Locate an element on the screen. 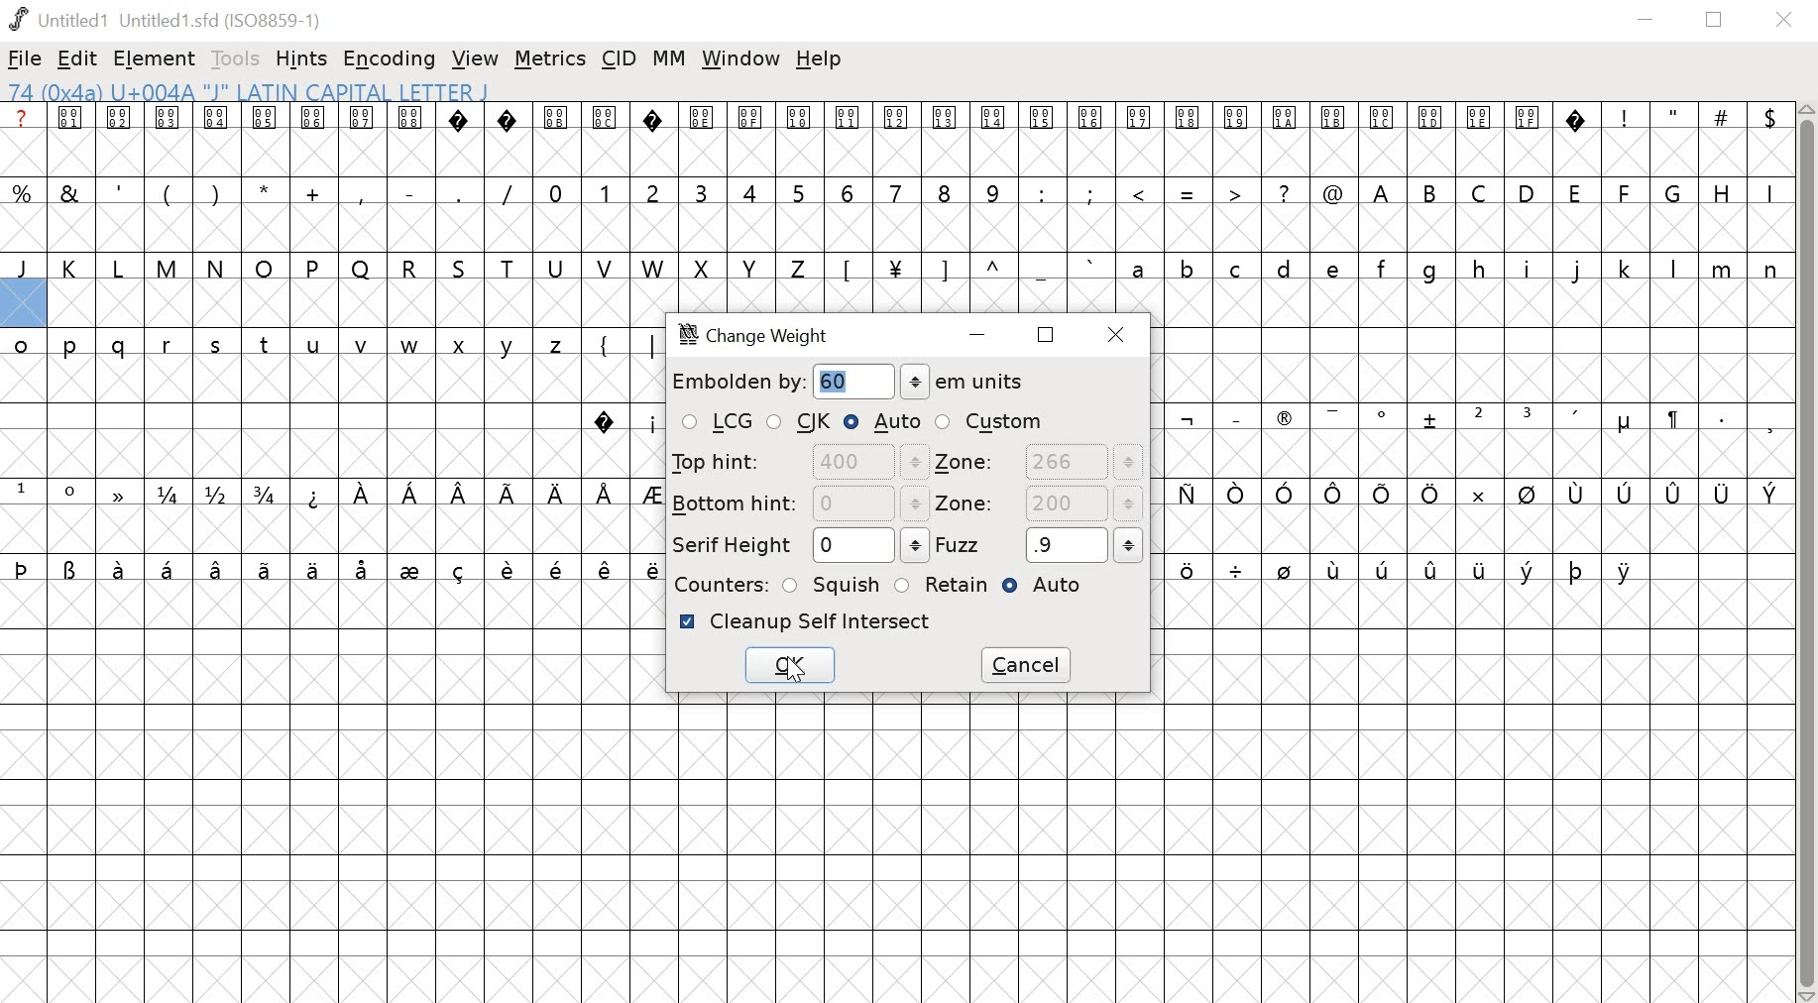 This screenshot has height=1003, width=1818. uppercase letters is located at coordinates (405, 268).